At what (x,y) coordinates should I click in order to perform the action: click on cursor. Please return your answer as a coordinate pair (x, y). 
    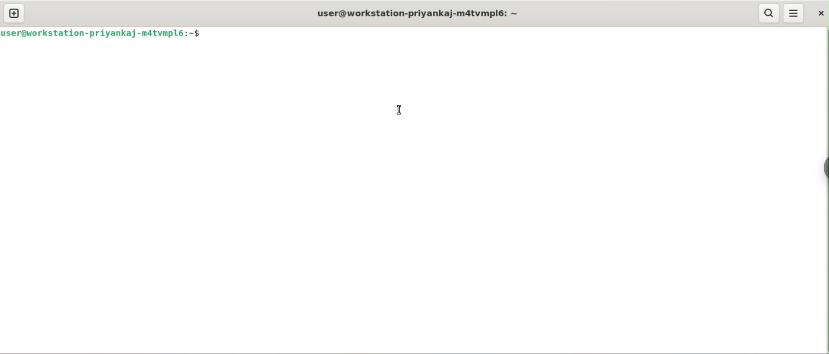
    Looking at the image, I should click on (399, 110).